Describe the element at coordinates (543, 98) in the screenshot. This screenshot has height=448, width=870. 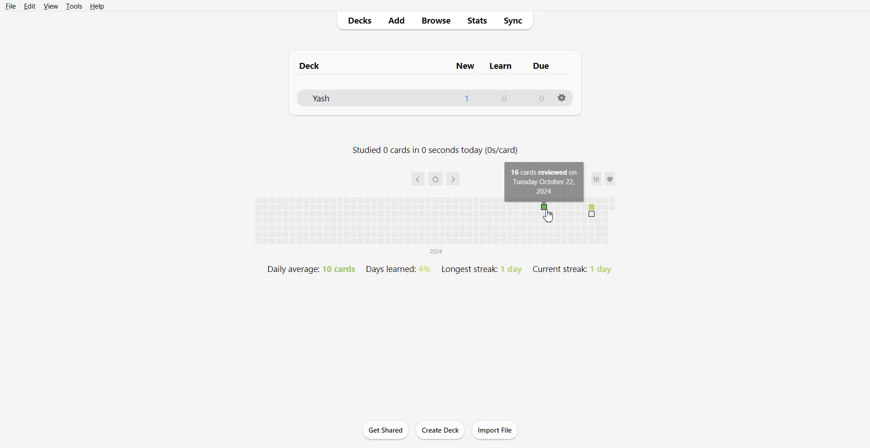
I see `0` at that location.